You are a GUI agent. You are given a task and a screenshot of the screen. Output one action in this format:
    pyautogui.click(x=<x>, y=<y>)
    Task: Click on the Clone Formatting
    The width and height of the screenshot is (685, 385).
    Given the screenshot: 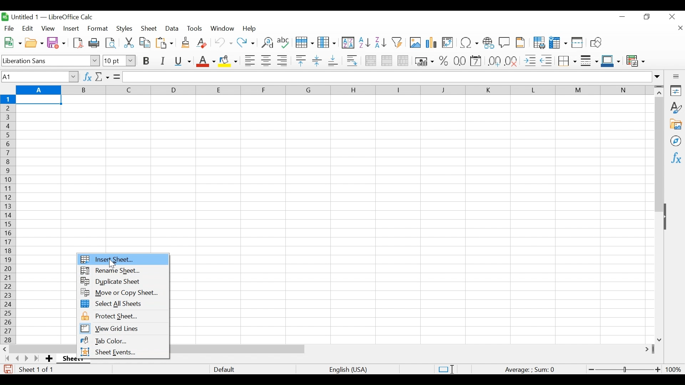 What is the action you would take?
    pyautogui.click(x=185, y=43)
    